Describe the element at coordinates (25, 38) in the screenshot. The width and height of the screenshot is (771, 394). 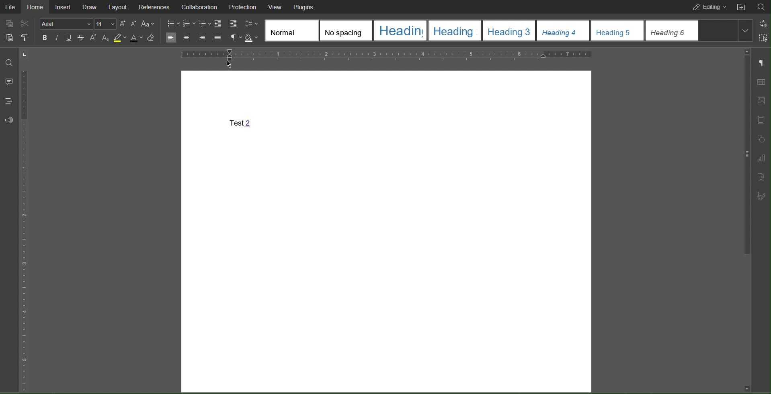
I see `print` at that location.